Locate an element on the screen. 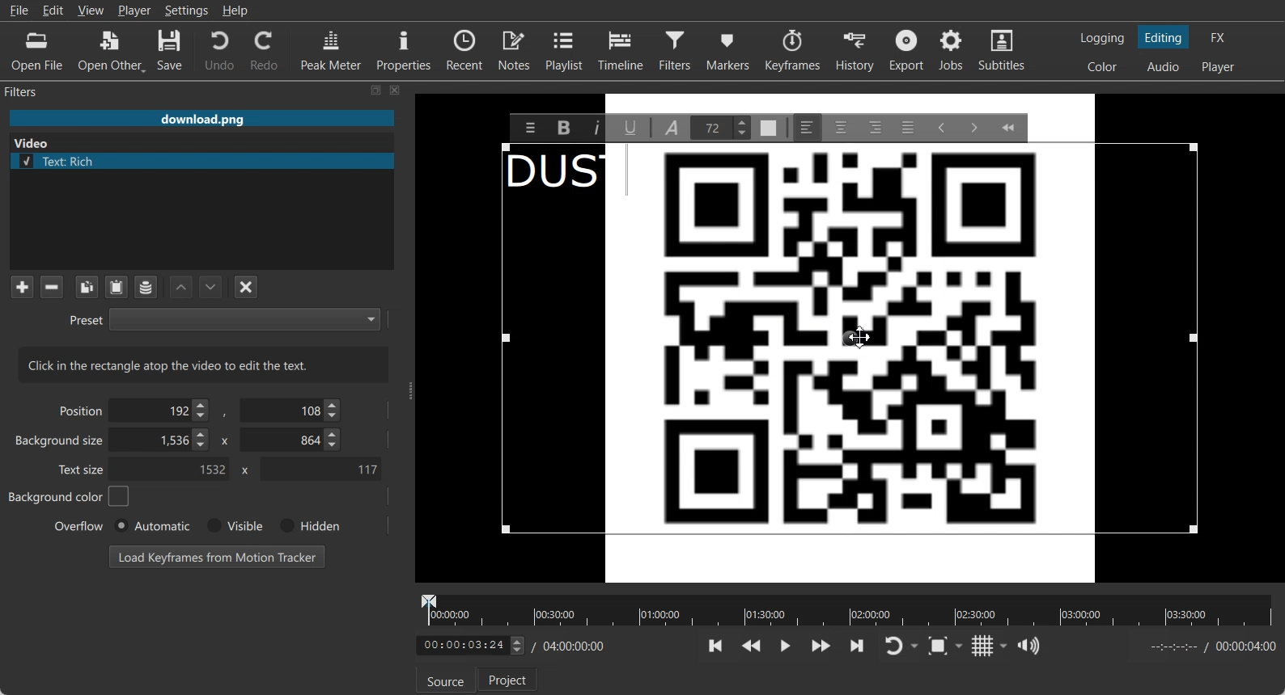 The height and width of the screenshot is (695, 1285). Load Keyframe from Motion Tracker is located at coordinates (217, 556).